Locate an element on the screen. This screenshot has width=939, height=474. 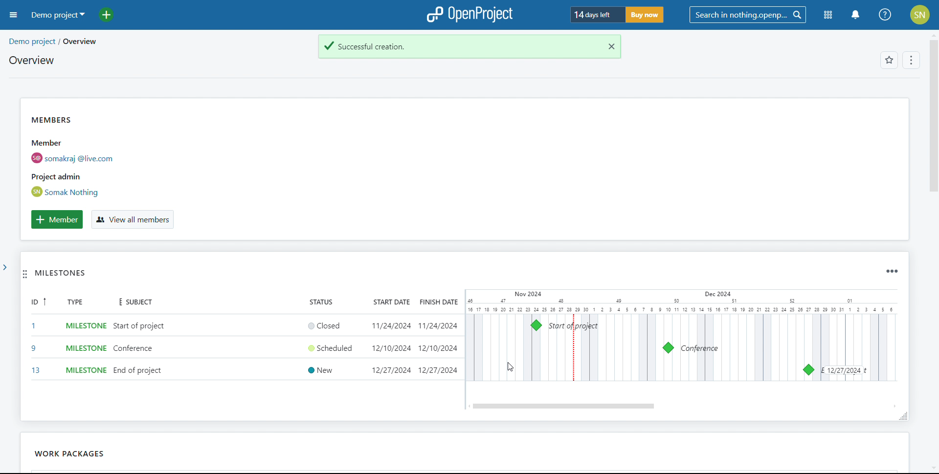
set status is located at coordinates (330, 347).